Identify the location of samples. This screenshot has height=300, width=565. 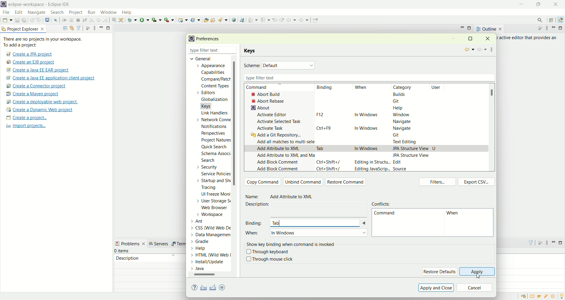
(547, 296).